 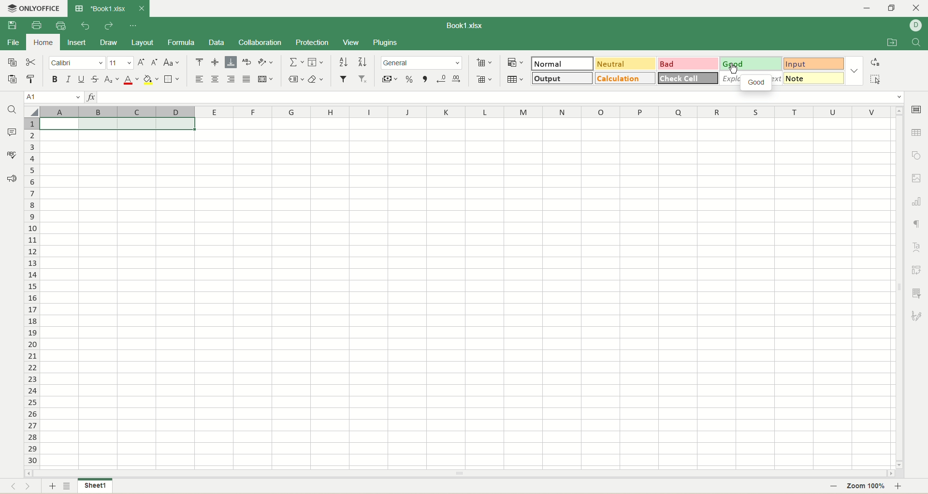 I want to click on decrease size, so click(x=156, y=63).